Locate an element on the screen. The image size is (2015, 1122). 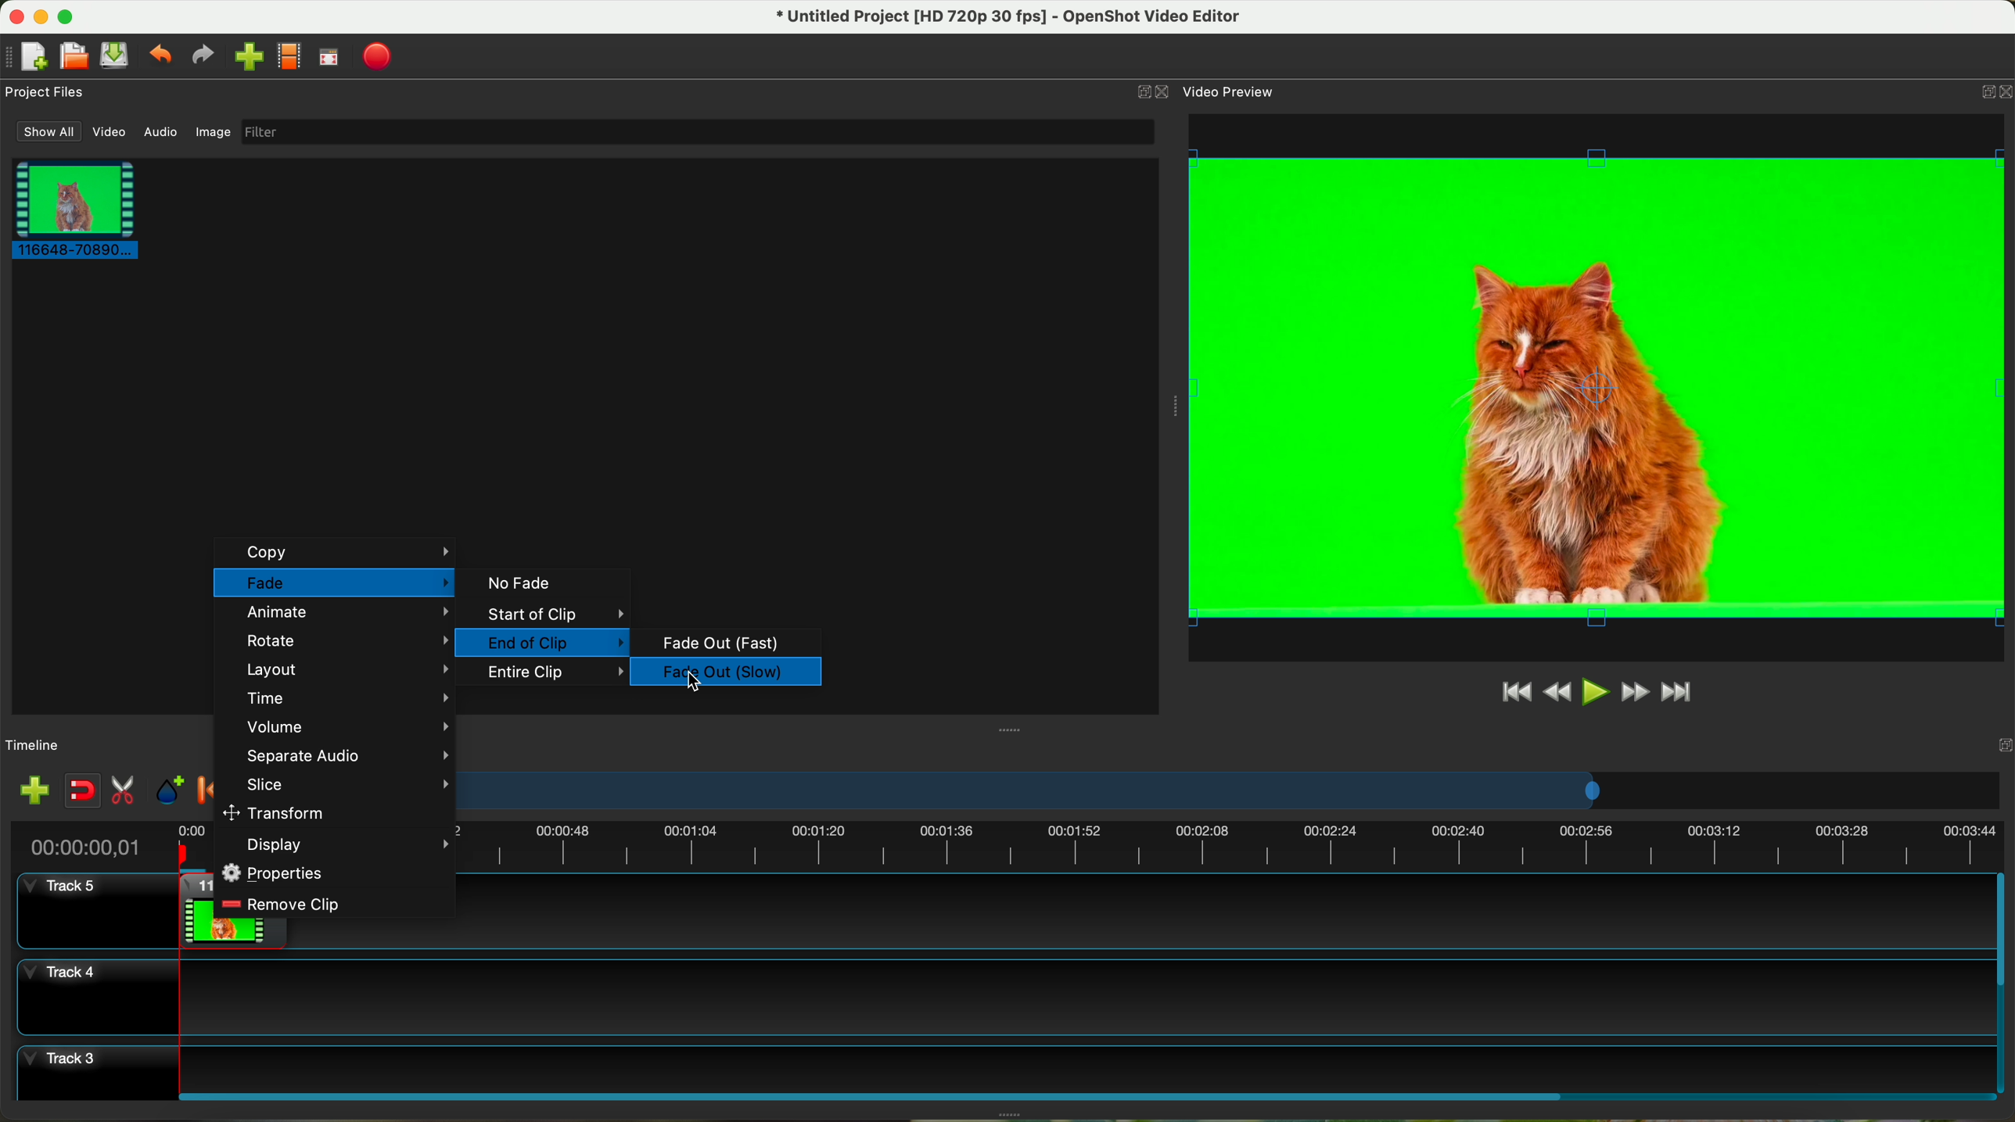
scroll bar is located at coordinates (2002, 983).